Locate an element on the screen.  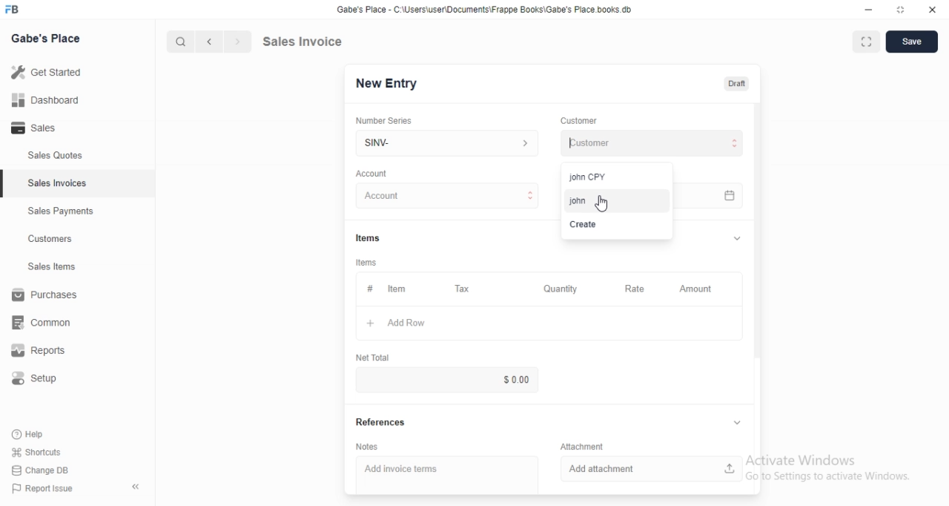
Account is located at coordinates (450, 196).